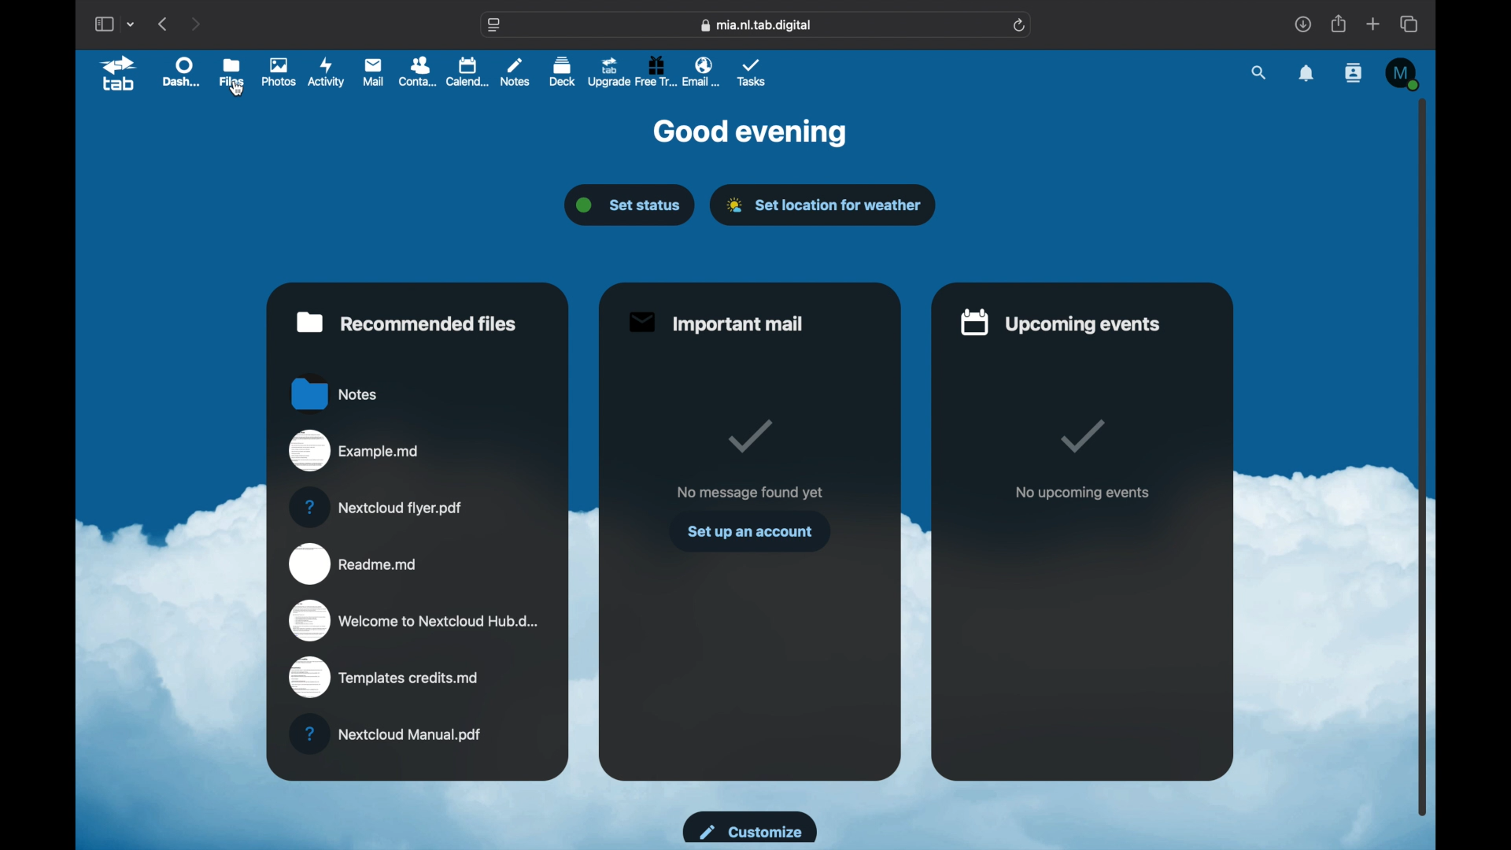 The image size is (1511, 850). I want to click on good evening, so click(751, 134).